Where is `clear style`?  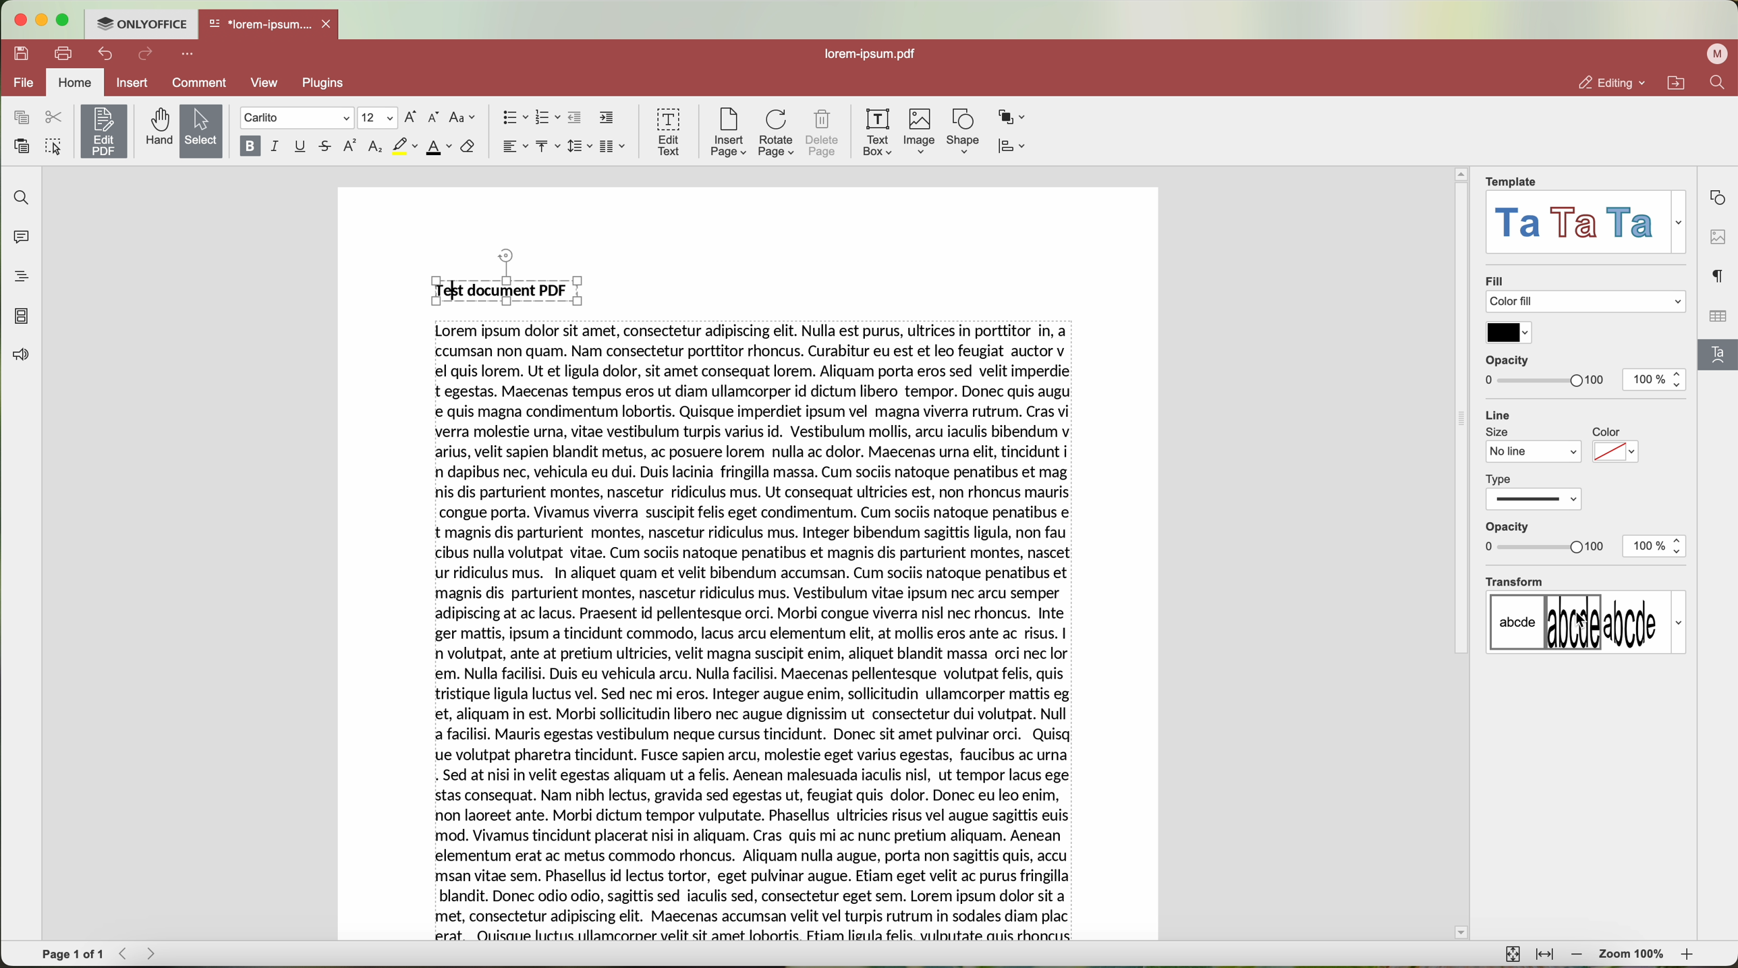
clear style is located at coordinates (468, 148).